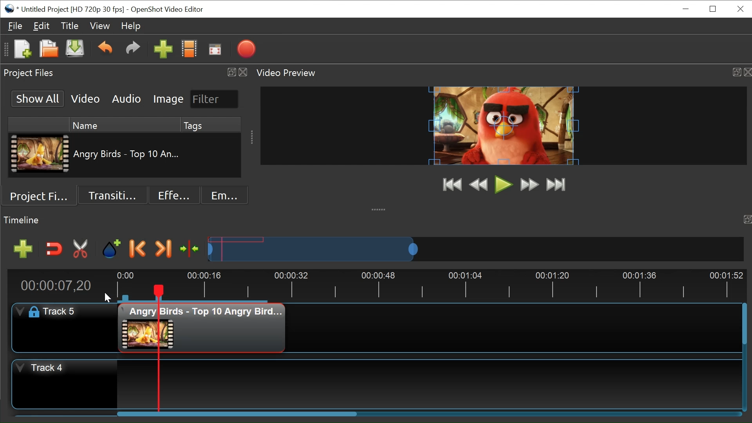 The width and height of the screenshot is (752, 423). What do you see at coordinates (111, 196) in the screenshot?
I see `Transition` at bounding box center [111, 196].